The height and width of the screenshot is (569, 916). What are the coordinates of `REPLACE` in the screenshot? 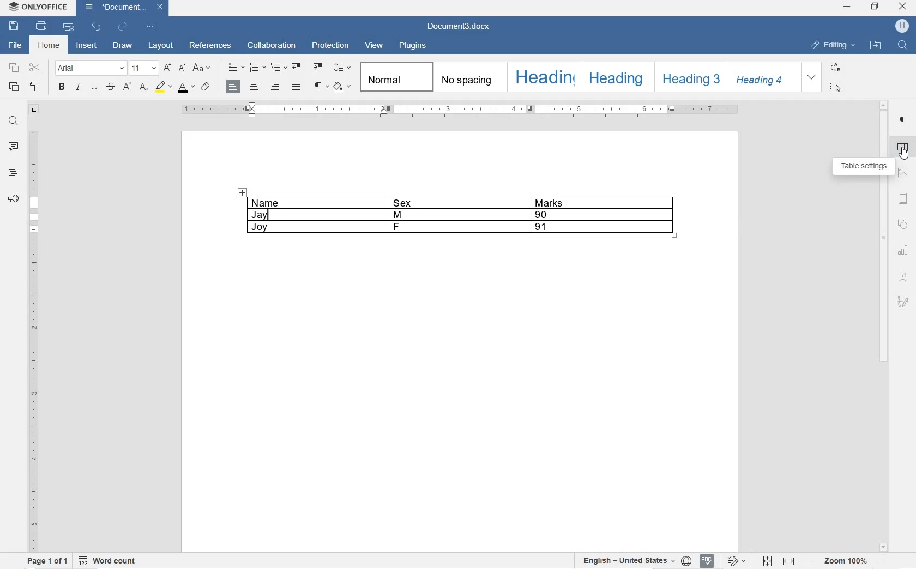 It's located at (836, 67).